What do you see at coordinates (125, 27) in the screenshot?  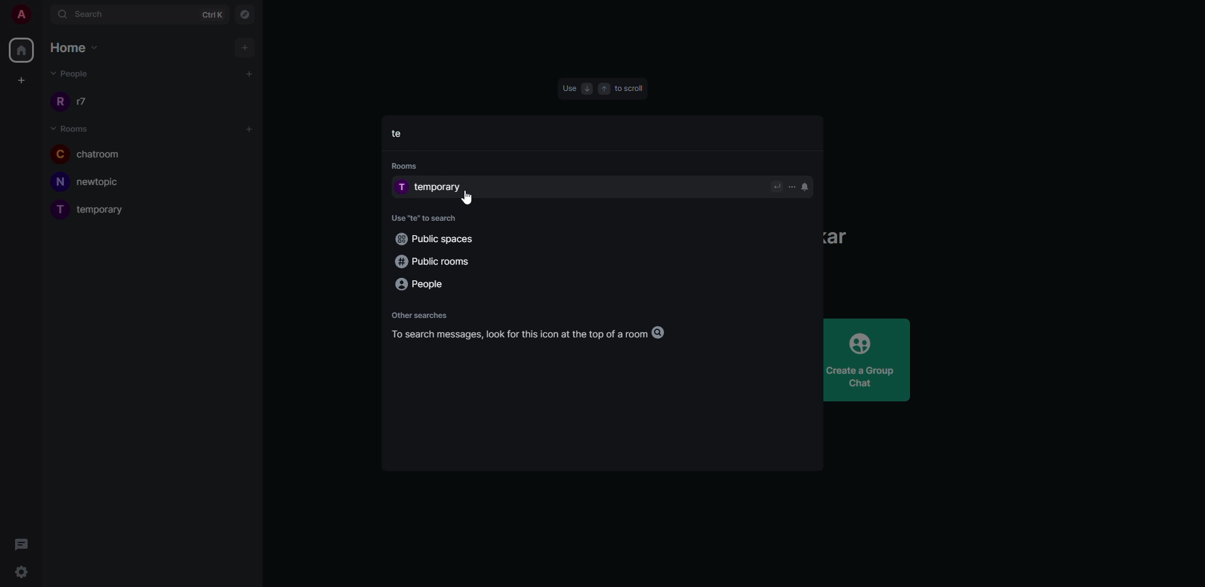 I see `CURSOR` at bounding box center [125, 27].